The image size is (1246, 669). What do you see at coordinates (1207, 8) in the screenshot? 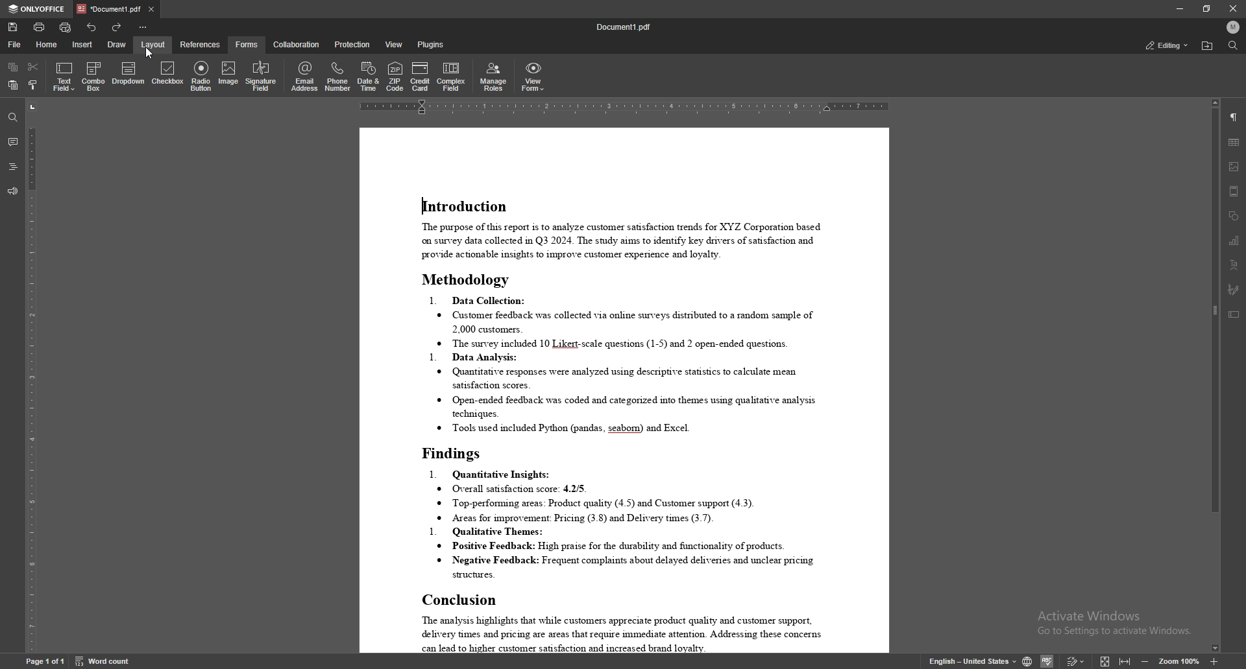
I see `resize` at bounding box center [1207, 8].